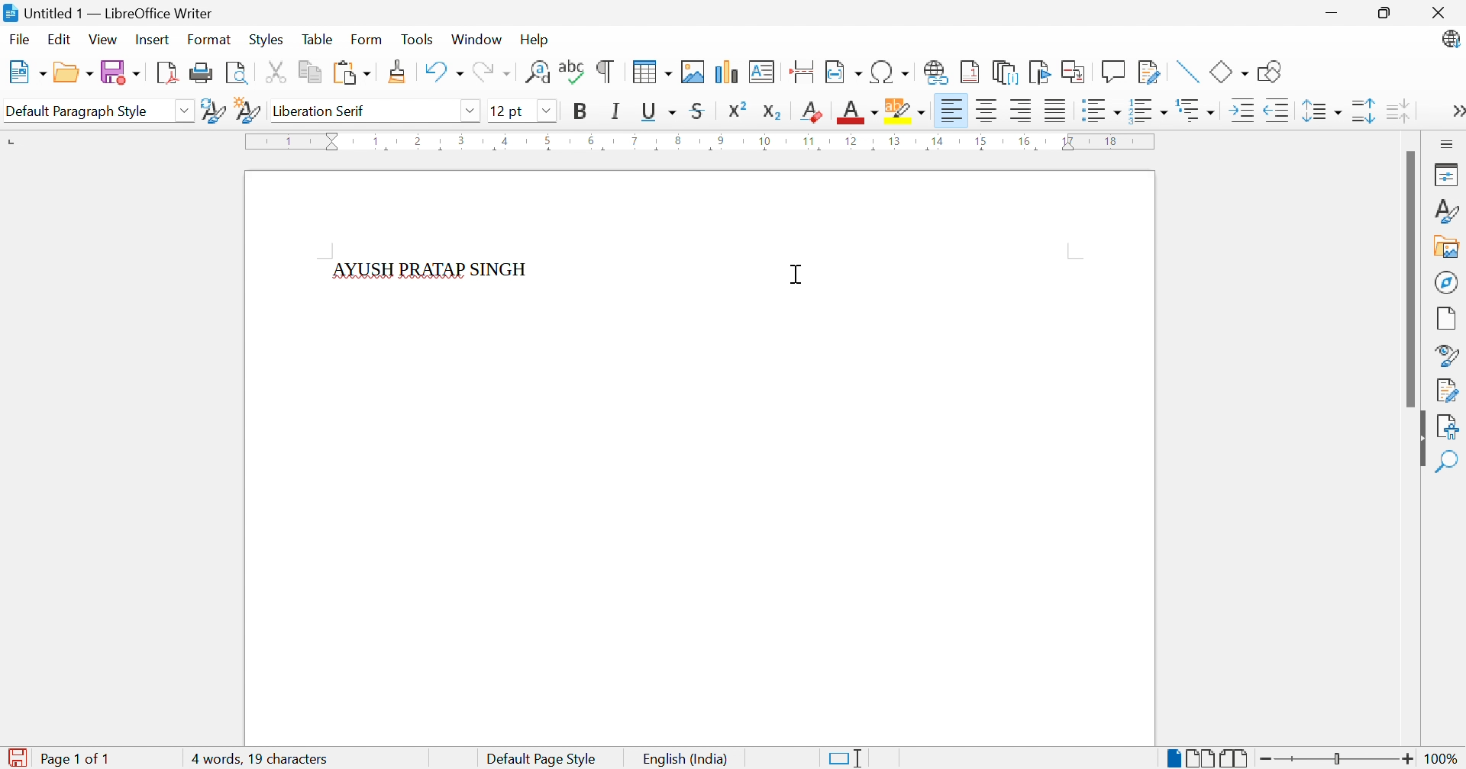  Describe the element at coordinates (1445, 282) in the screenshot. I see `Navigator` at that location.